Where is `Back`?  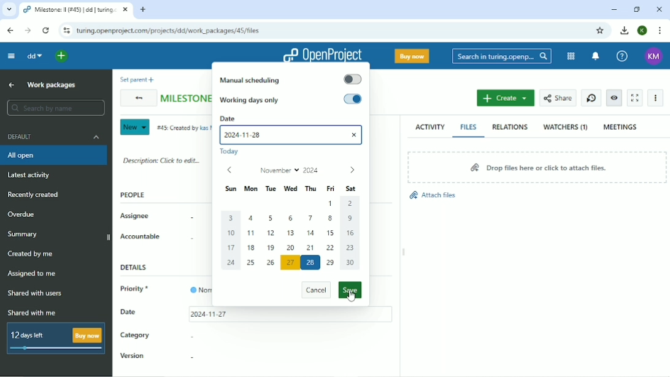 Back is located at coordinates (137, 99).